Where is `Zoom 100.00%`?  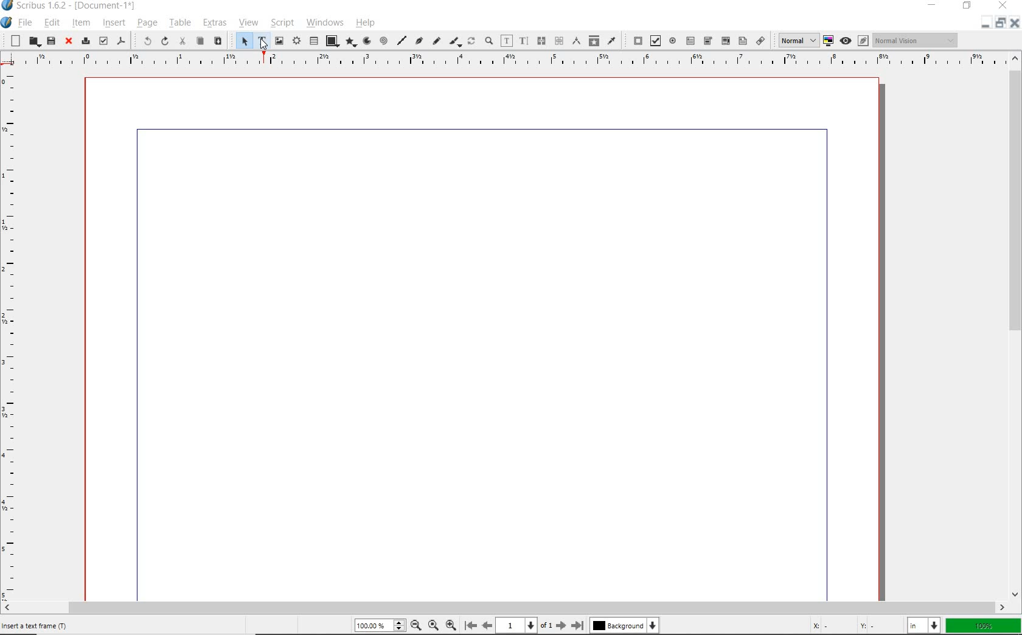 Zoom 100.00% is located at coordinates (380, 626).